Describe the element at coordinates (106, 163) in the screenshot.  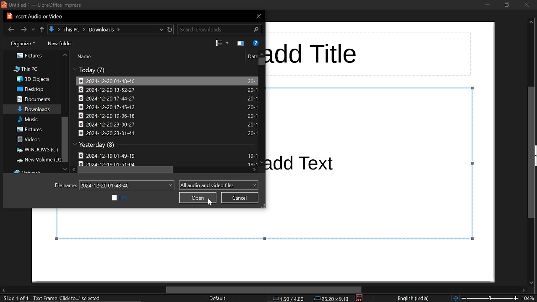
I see `date` at that location.